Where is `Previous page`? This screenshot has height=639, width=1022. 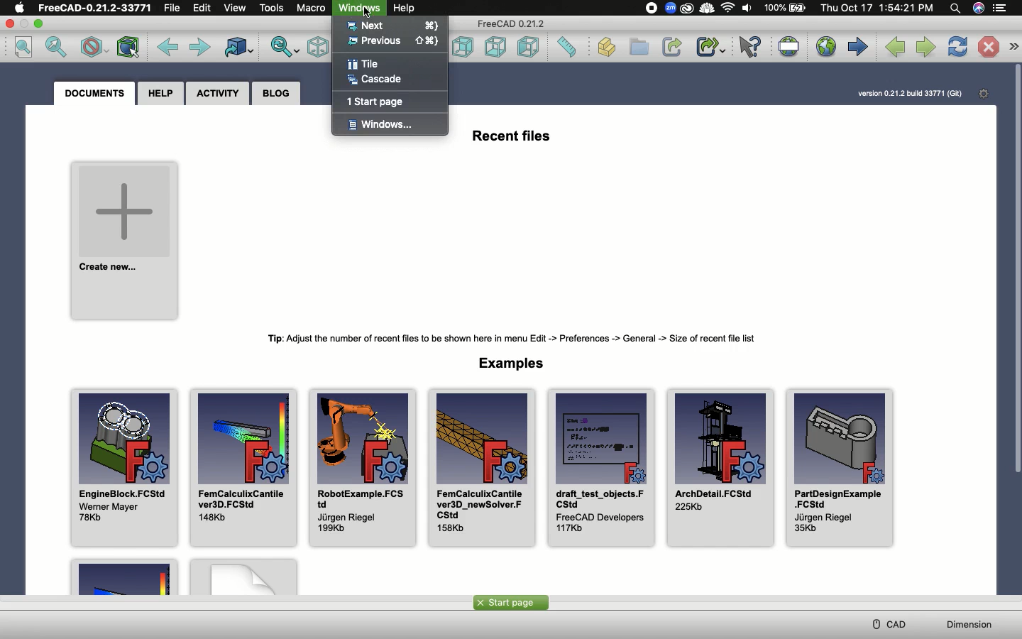
Previous page is located at coordinates (894, 48).